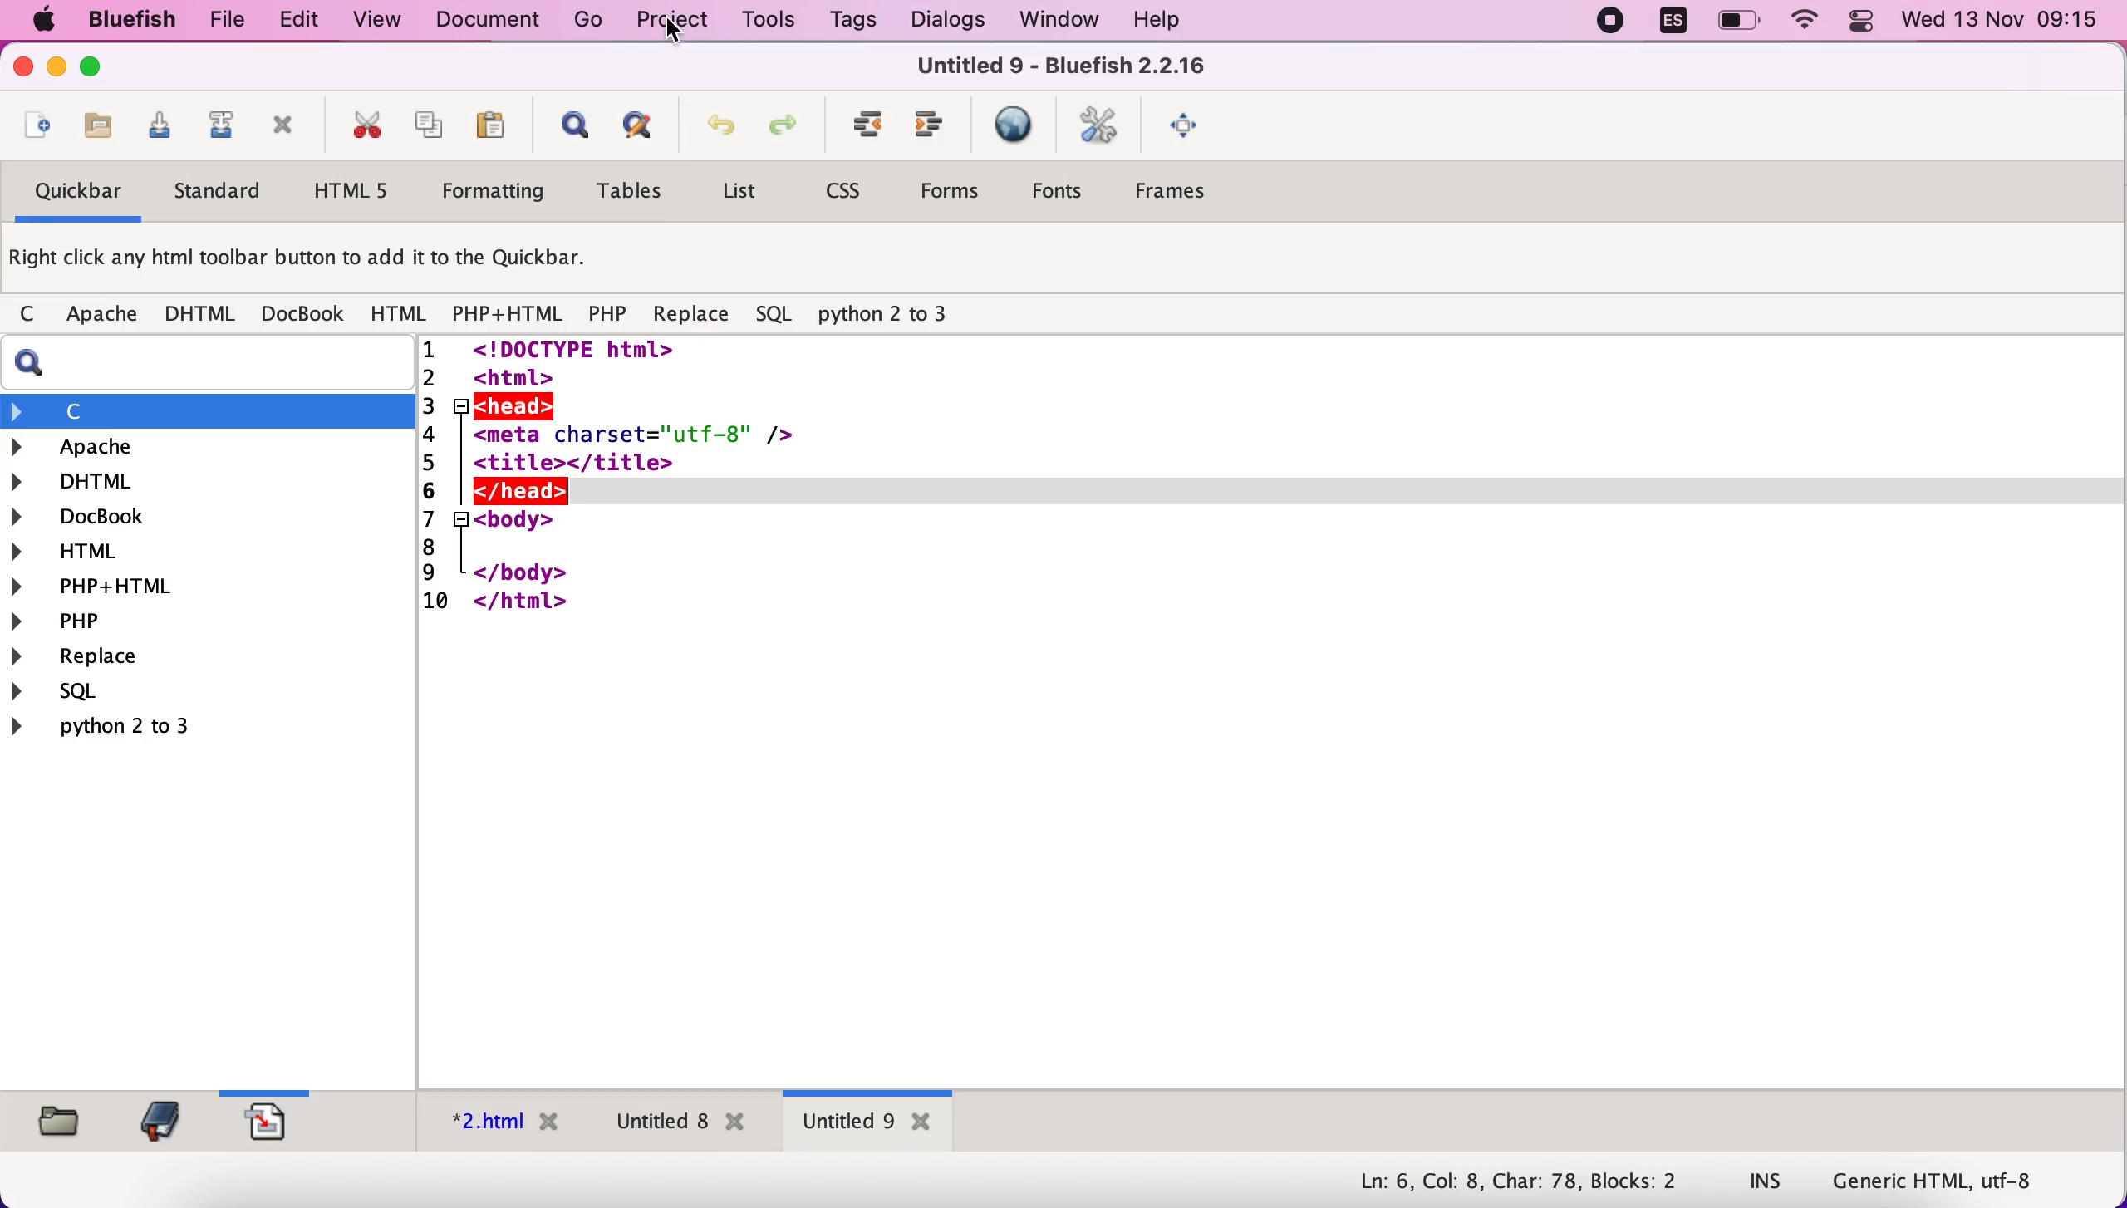 The image size is (2127, 1208). I want to click on save current file, so click(155, 130).